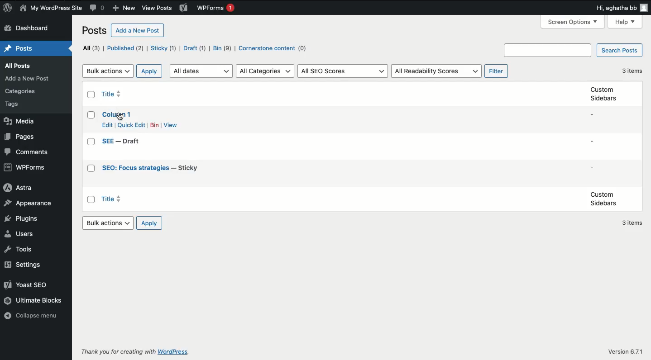 The image size is (651, 360). What do you see at coordinates (27, 79) in the screenshot?
I see `Add a new post` at bounding box center [27, 79].